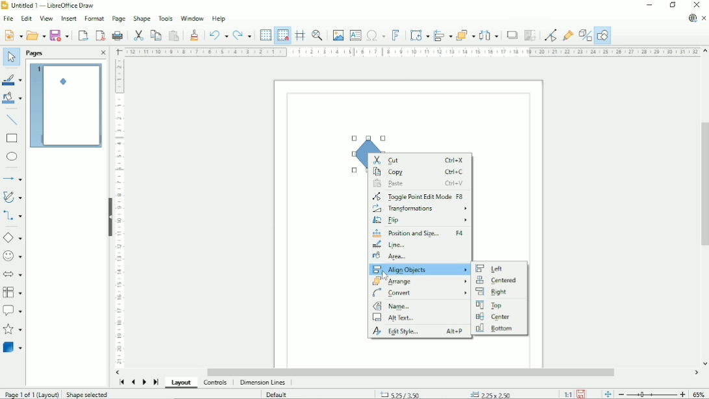 Image resolution: width=709 pixels, height=399 pixels. Describe the element at coordinates (673, 5) in the screenshot. I see `Restore down` at that location.